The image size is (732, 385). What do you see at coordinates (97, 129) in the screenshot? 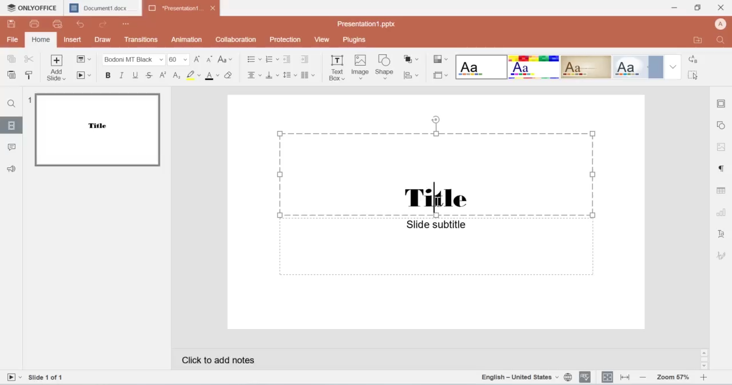
I see `preview` at bounding box center [97, 129].